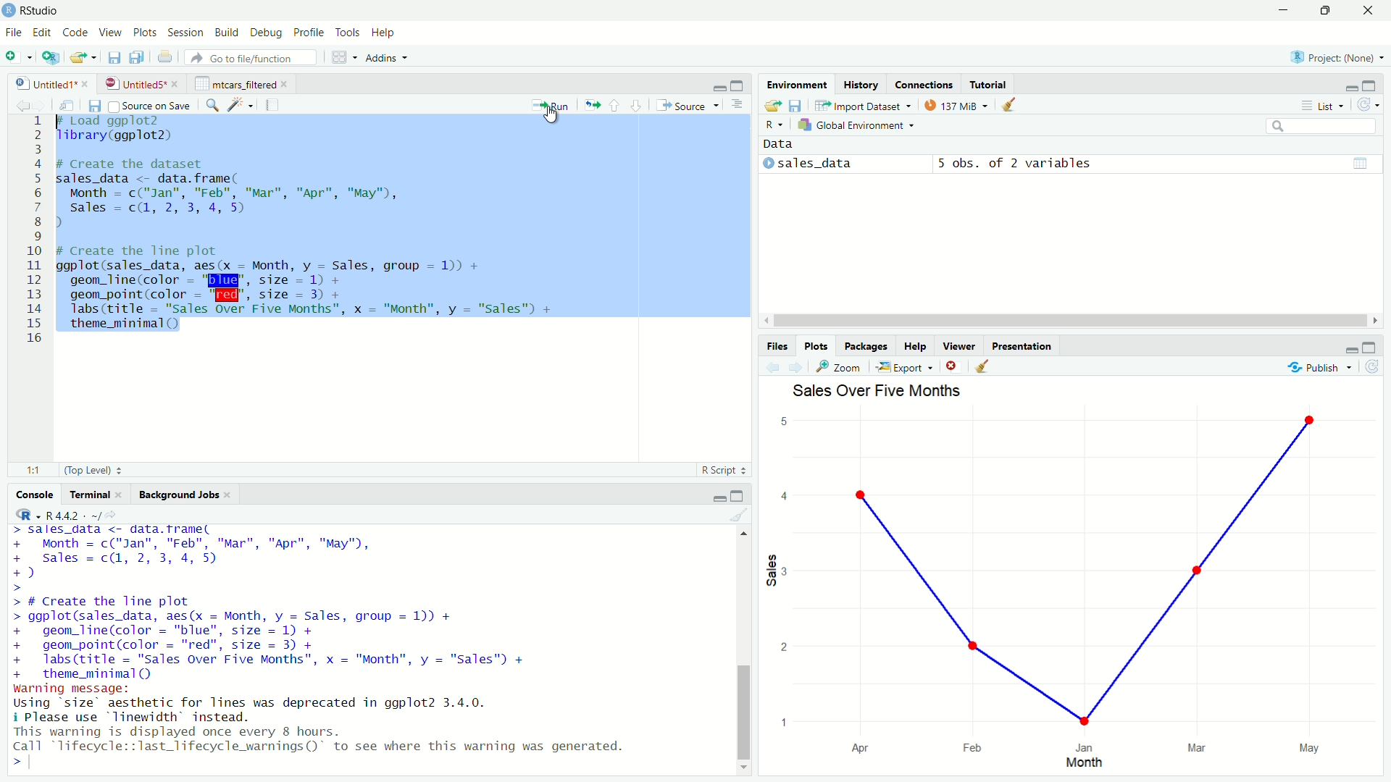 The image size is (1391, 782). What do you see at coordinates (37, 232) in the screenshot?
I see `line numbers` at bounding box center [37, 232].